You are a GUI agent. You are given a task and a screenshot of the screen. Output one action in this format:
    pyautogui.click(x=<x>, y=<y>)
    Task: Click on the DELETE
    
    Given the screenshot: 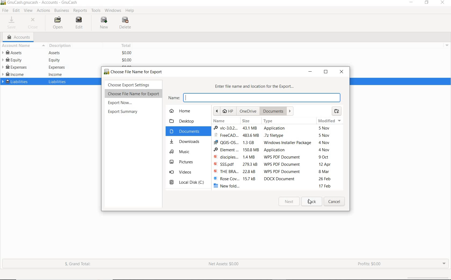 What is the action you would take?
    pyautogui.click(x=125, y=24)
    